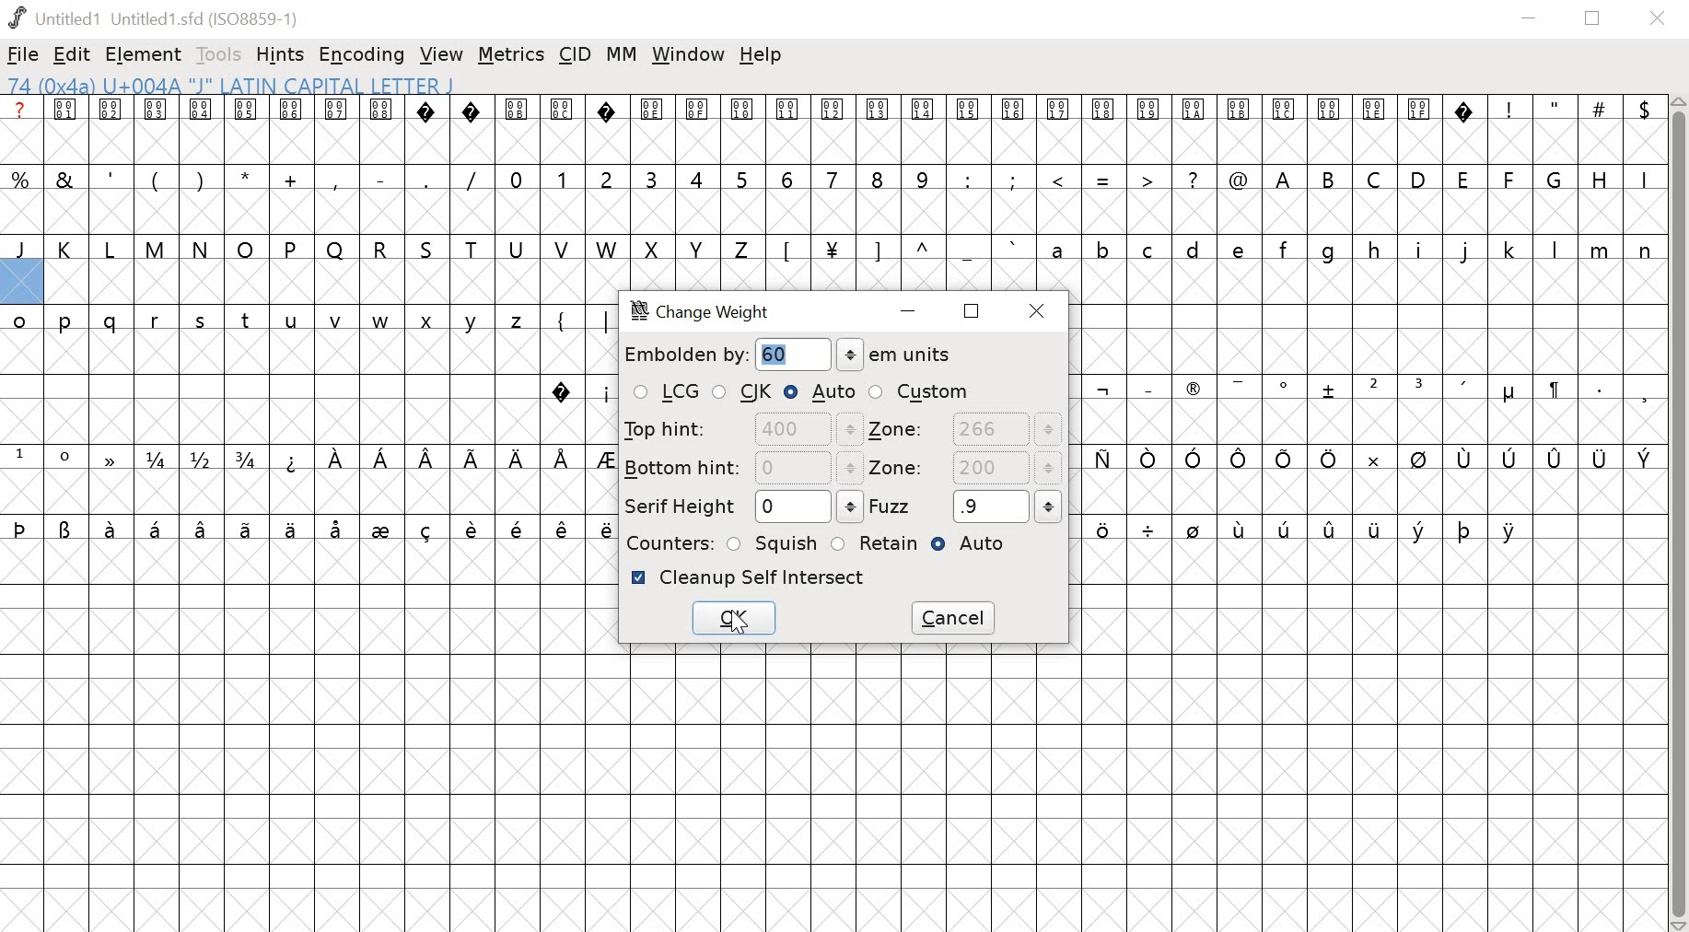 Image resolution: width=1689 pixels, height=932 pixels. What do you see at coordinates (711, 313) in the screenshot?
I see `change weight` at bounding box center [711, 313].